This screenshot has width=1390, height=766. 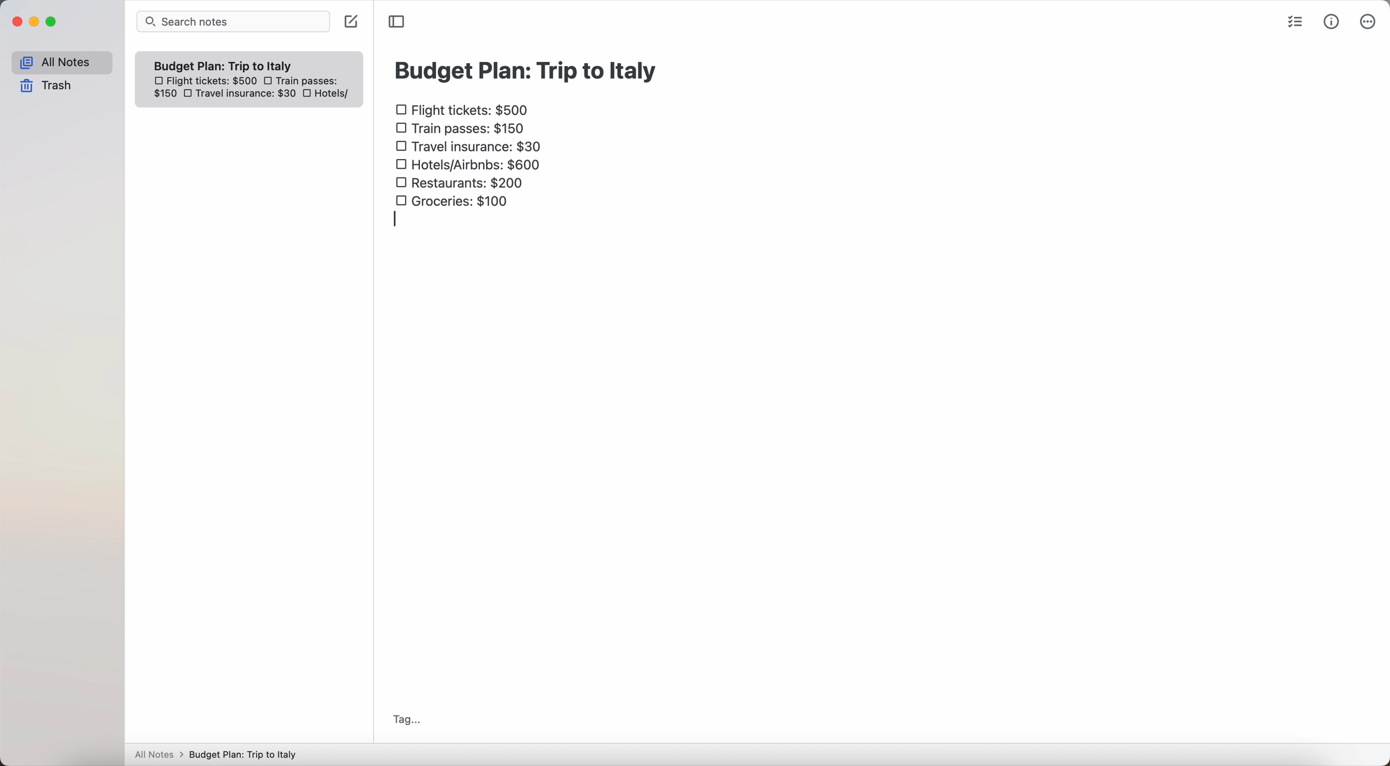 What do you see at coordinates (407, 720) in the screenshot?
I see `tag` at bounding box center [407, 720].